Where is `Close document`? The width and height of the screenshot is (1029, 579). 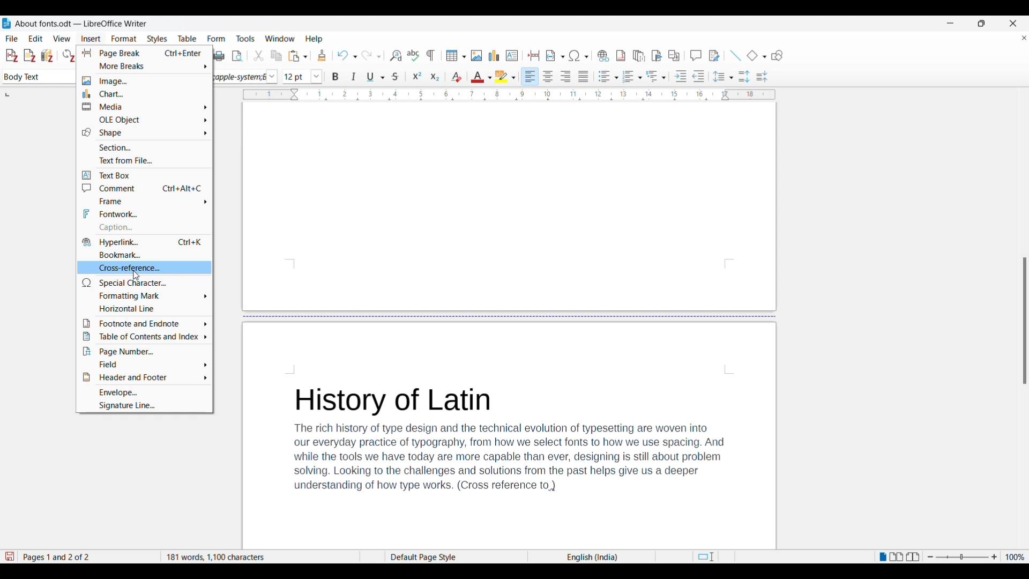
Close document is located at coordinates (1024, 40).